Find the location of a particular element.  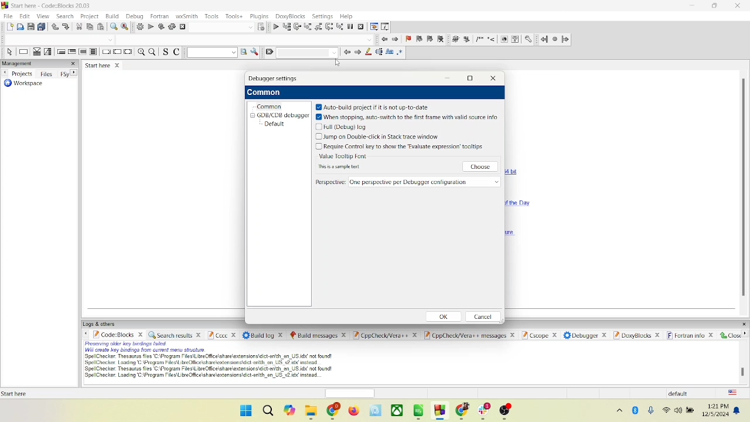

doxyblocks is located at coordinates (638, 335).